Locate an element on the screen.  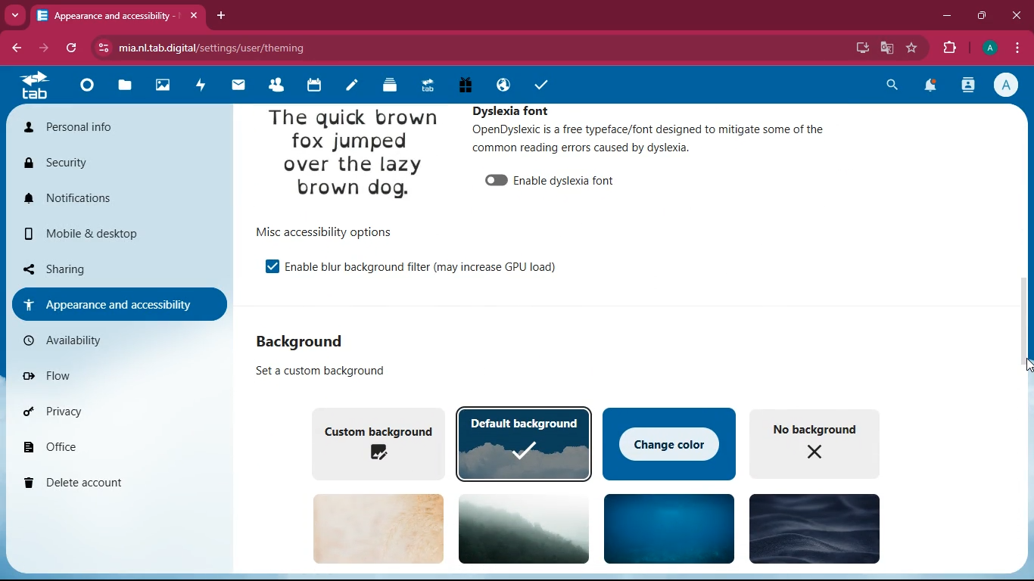
background is located at coordinates (669, 527).